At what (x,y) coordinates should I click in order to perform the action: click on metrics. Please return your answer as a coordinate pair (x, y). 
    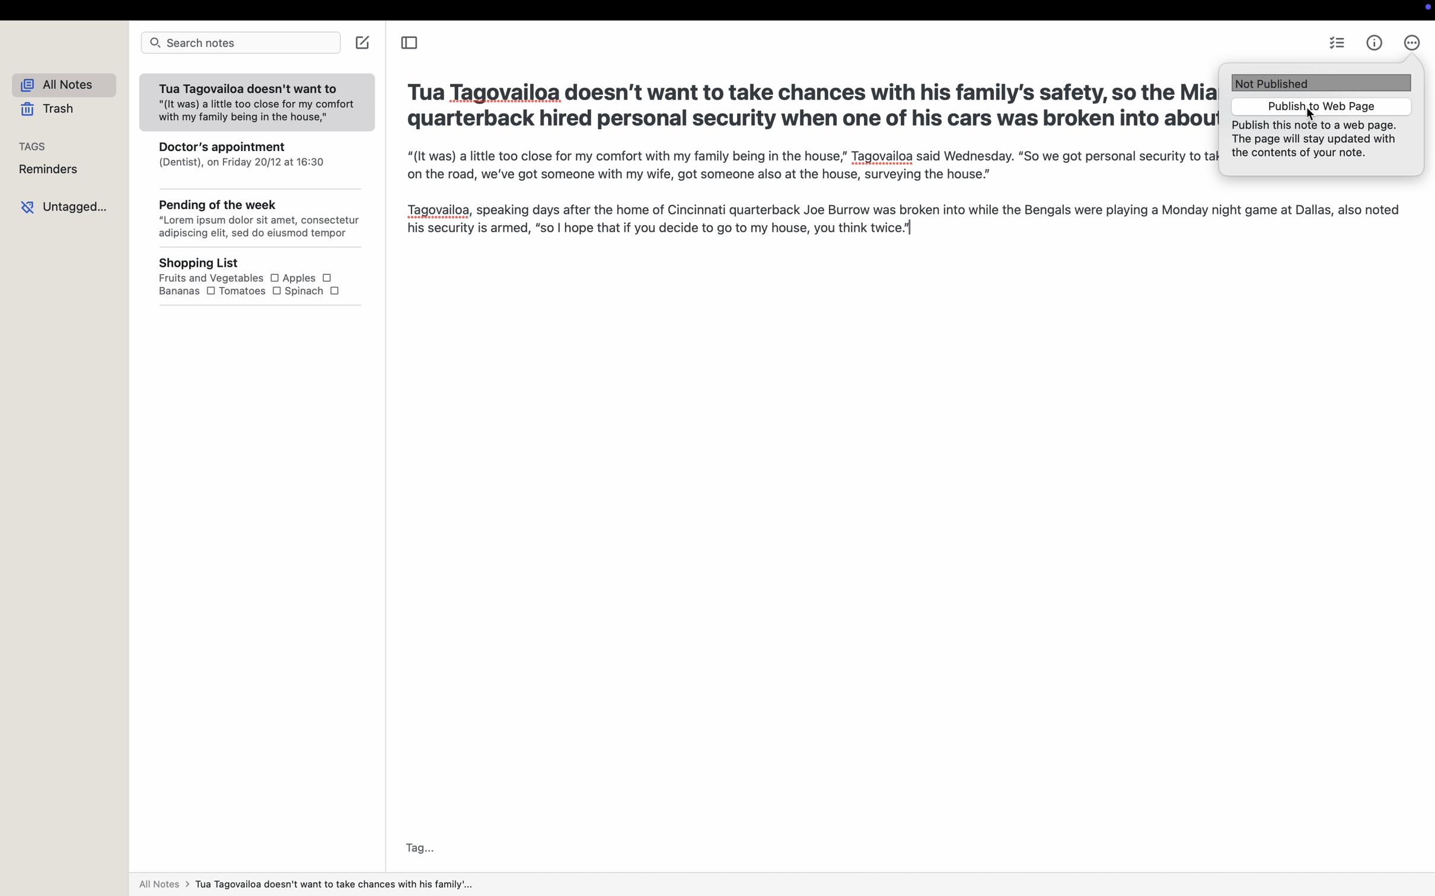
    Looking at the image, I should click on (1374, 43).